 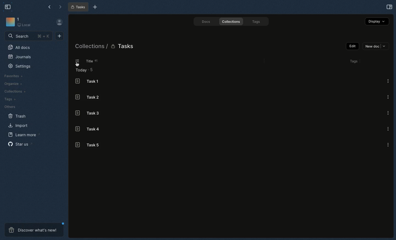 I want to click on 5 items, so click(x=93, y=69).